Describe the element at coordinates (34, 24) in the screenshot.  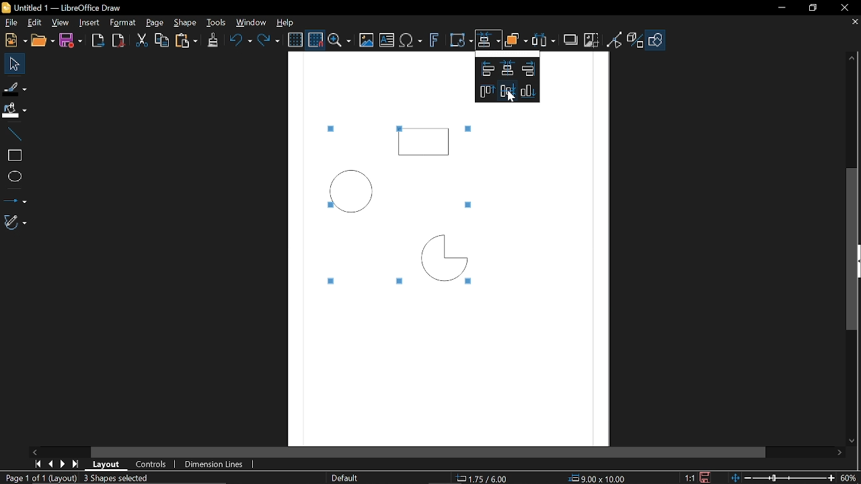
I see `Edit` at that location.